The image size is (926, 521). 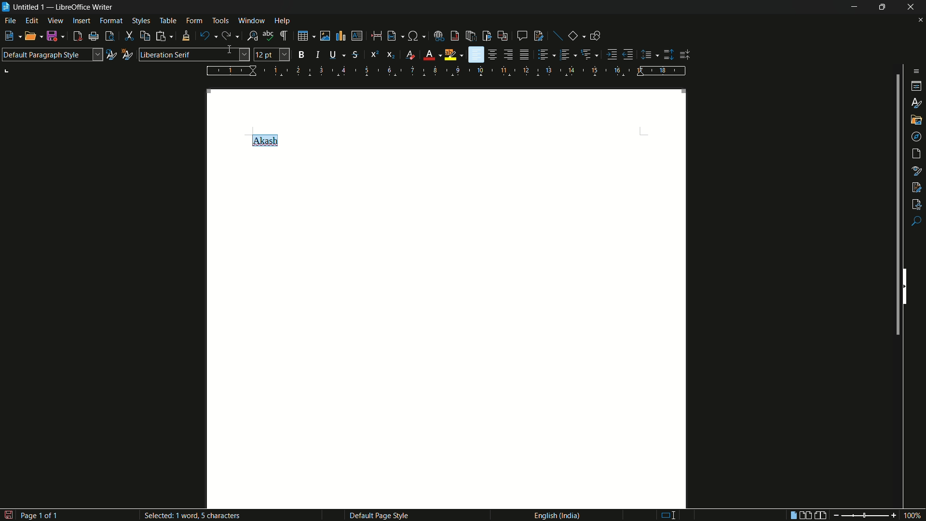 I want to click on insert special characters, so click(x=413, y=37).